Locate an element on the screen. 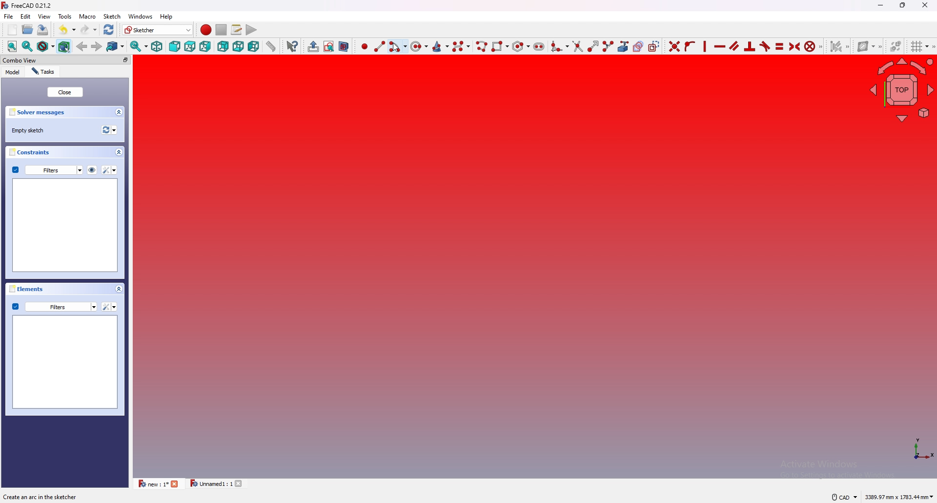 Image resolution: width=937 pixels, height=503 pixels. create point is located at coordinates (365, 46).